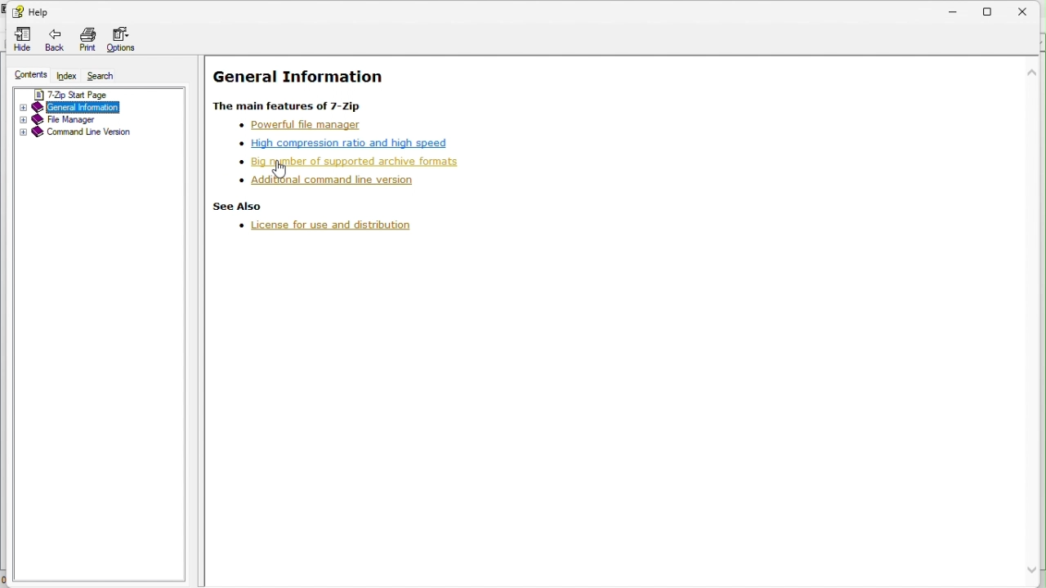  What do you see at coordinates (94, 120) in the screenshot?
I see `File manager` at bounding box center [94, 120].